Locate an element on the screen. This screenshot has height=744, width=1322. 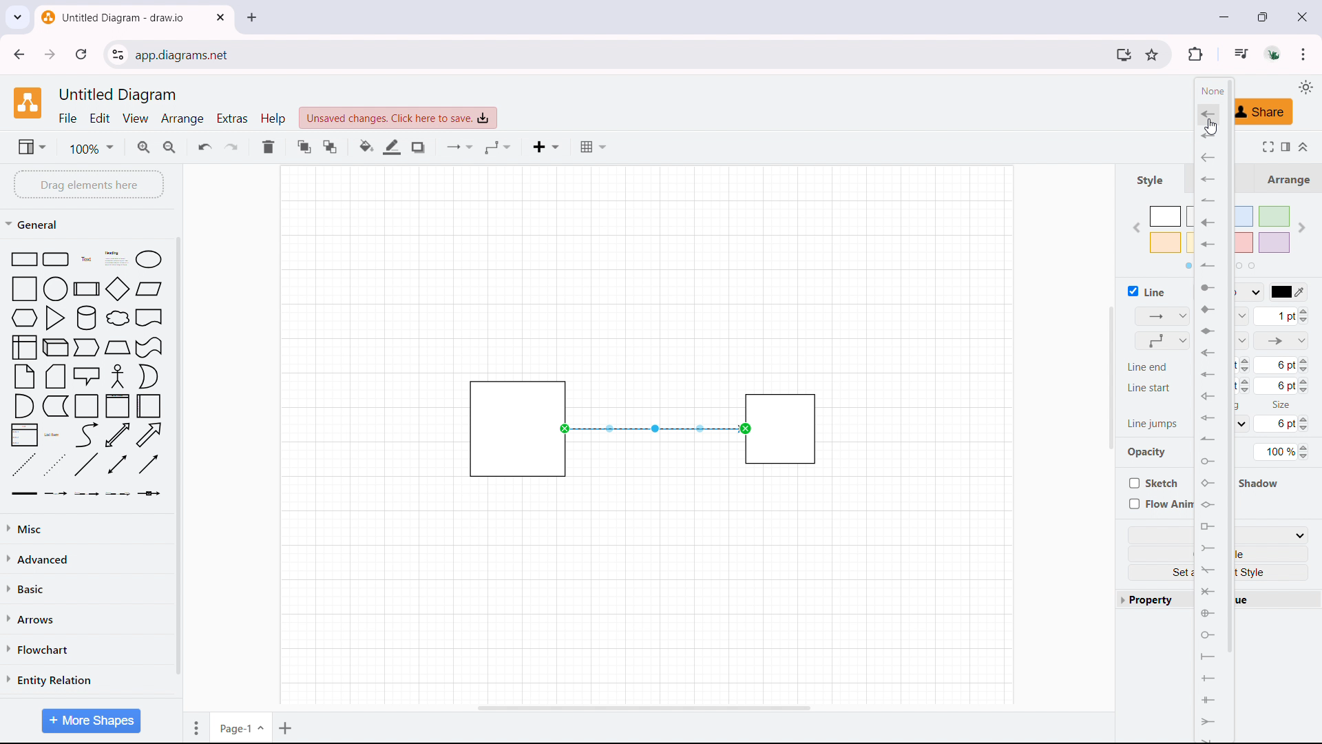
to back is located at coordinates (330, 147).